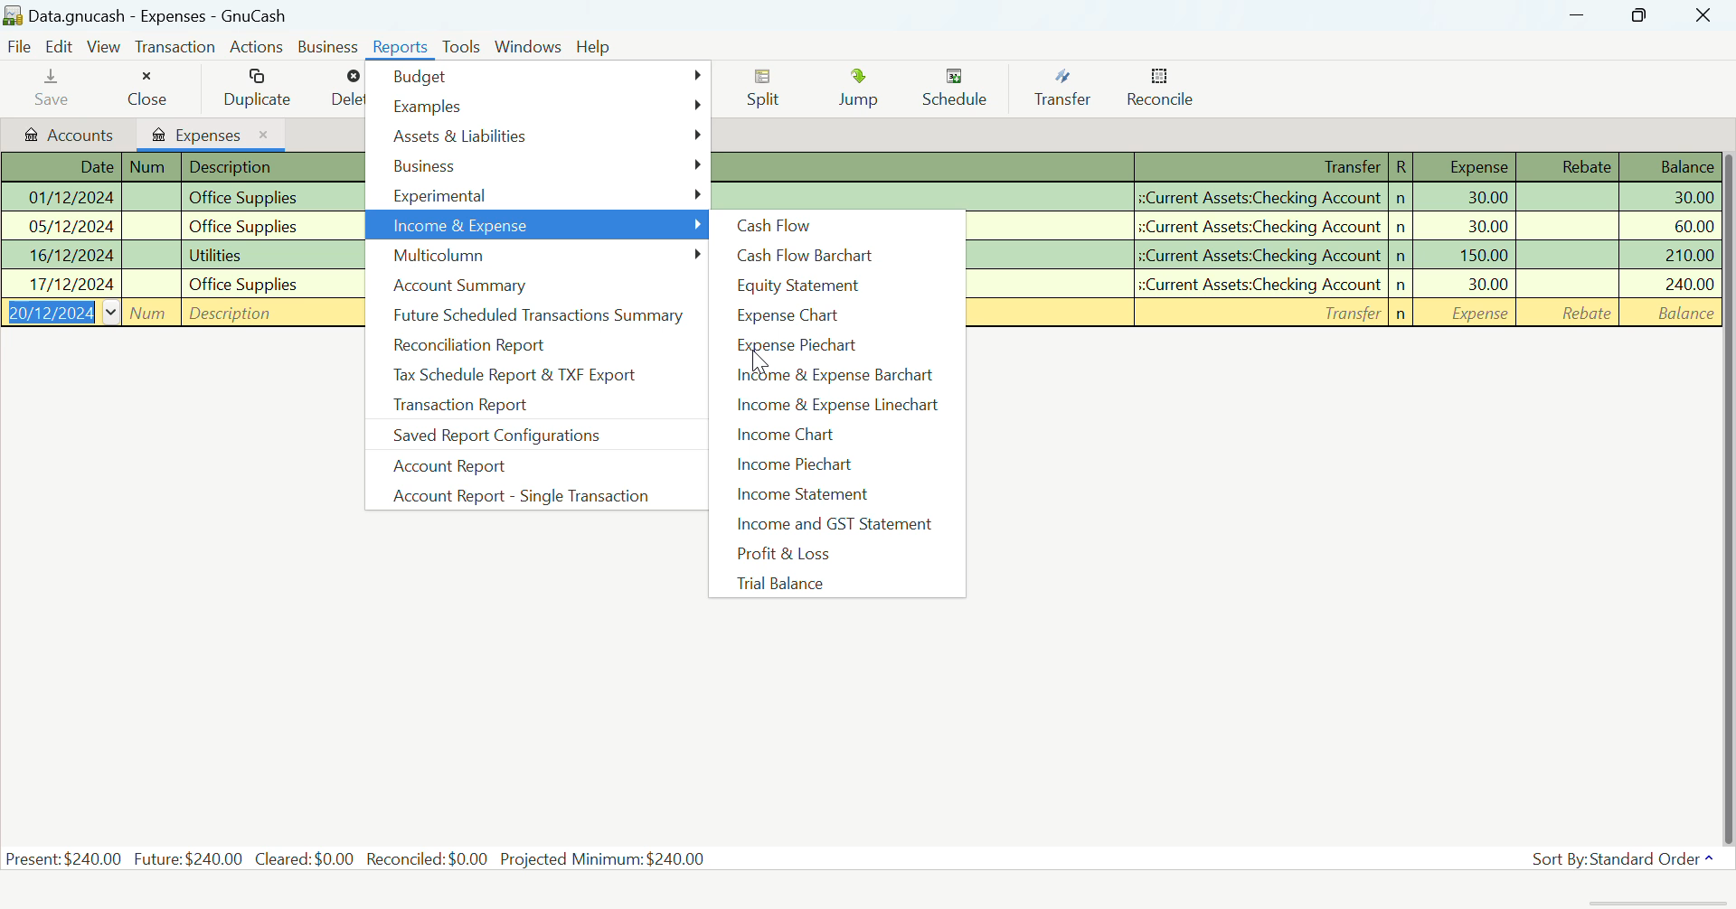 The height and width of the screenshot is (909, 1736). Describe the element at coordinates (537, 197) in the screenshot. I see `Experimental` at that location.